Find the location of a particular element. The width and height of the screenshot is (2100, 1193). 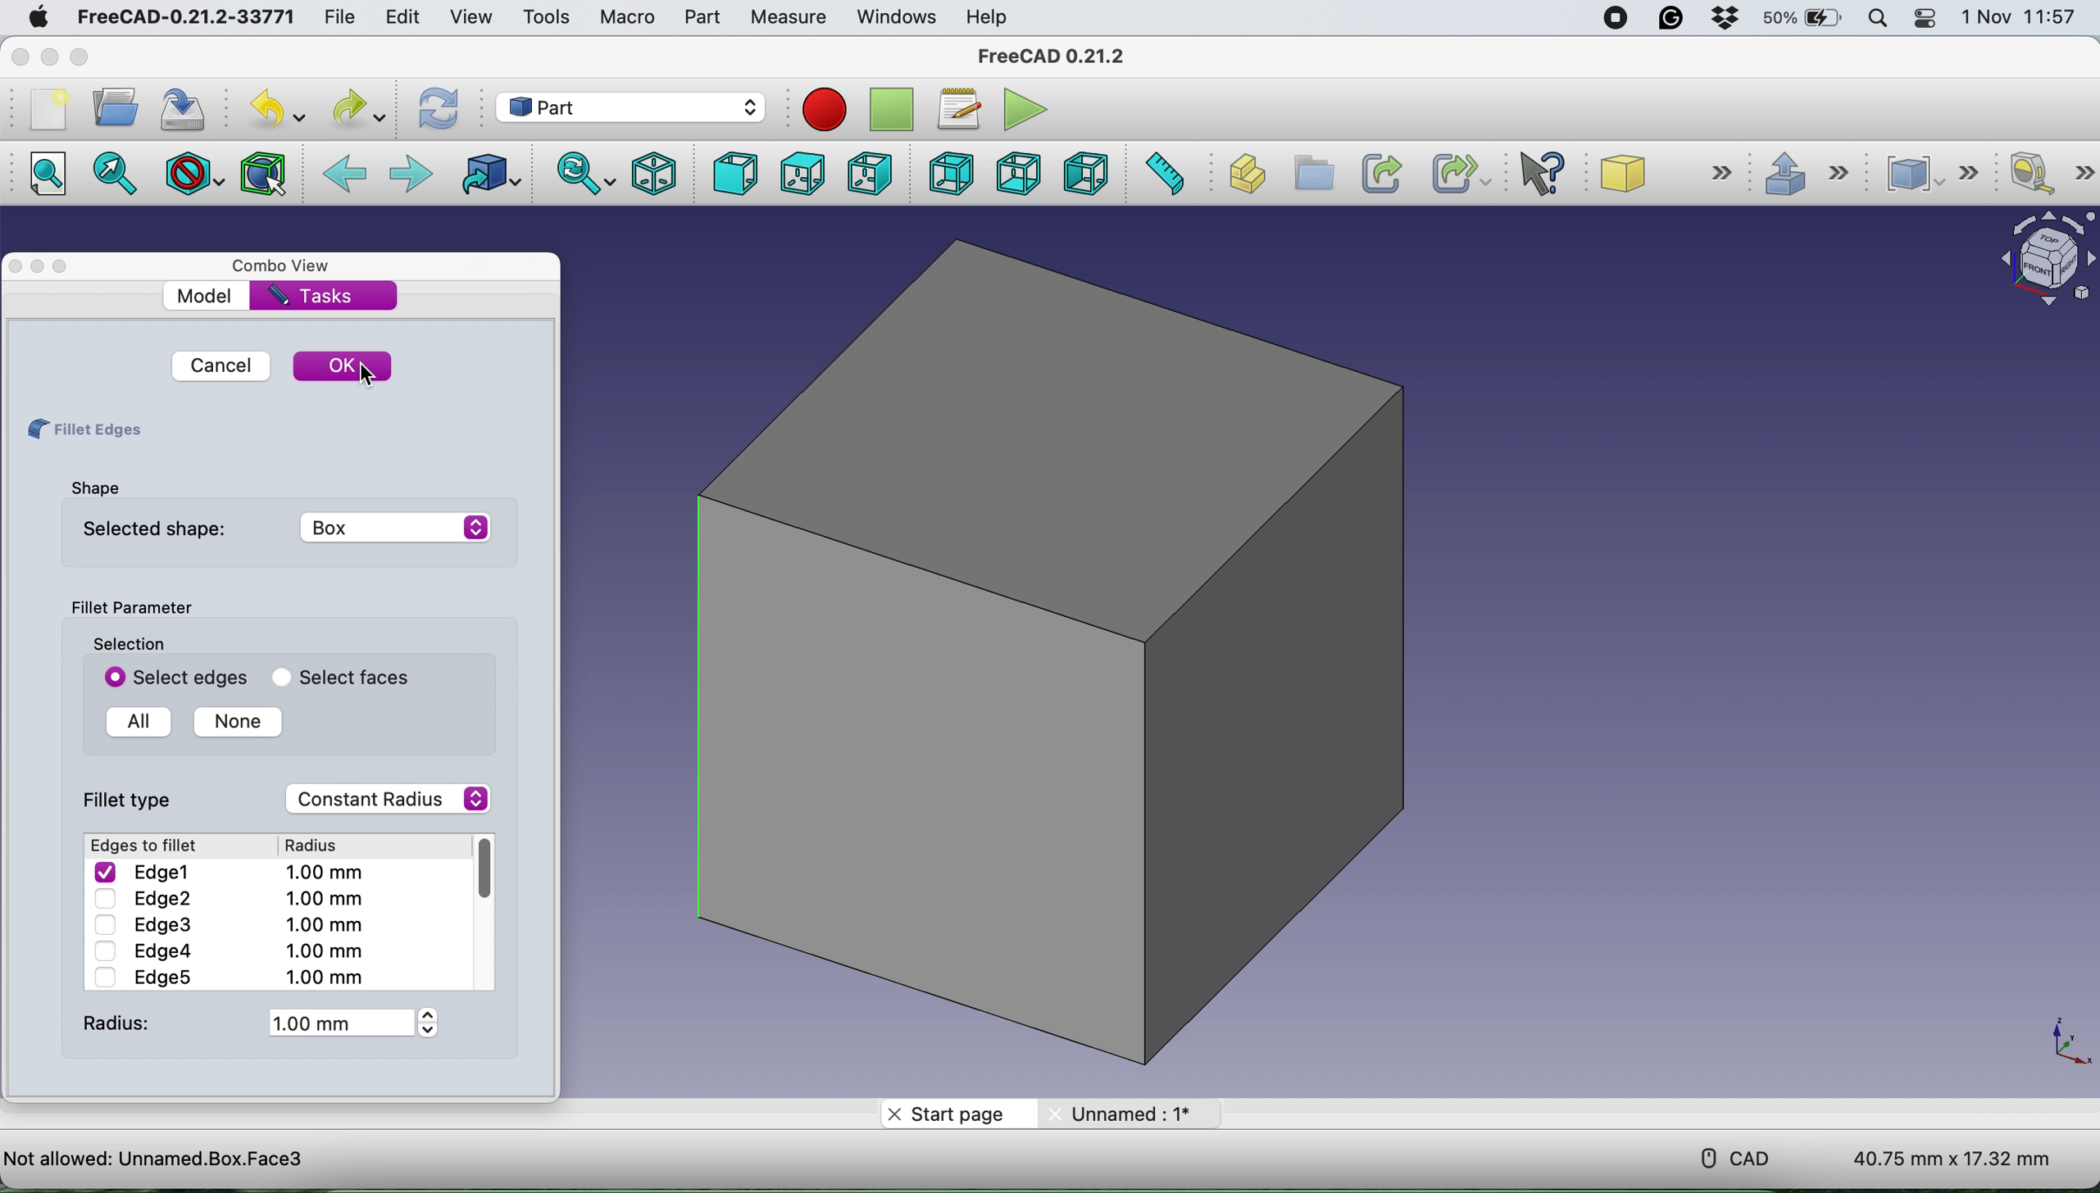

fit all is located at coordinates (45, 175).